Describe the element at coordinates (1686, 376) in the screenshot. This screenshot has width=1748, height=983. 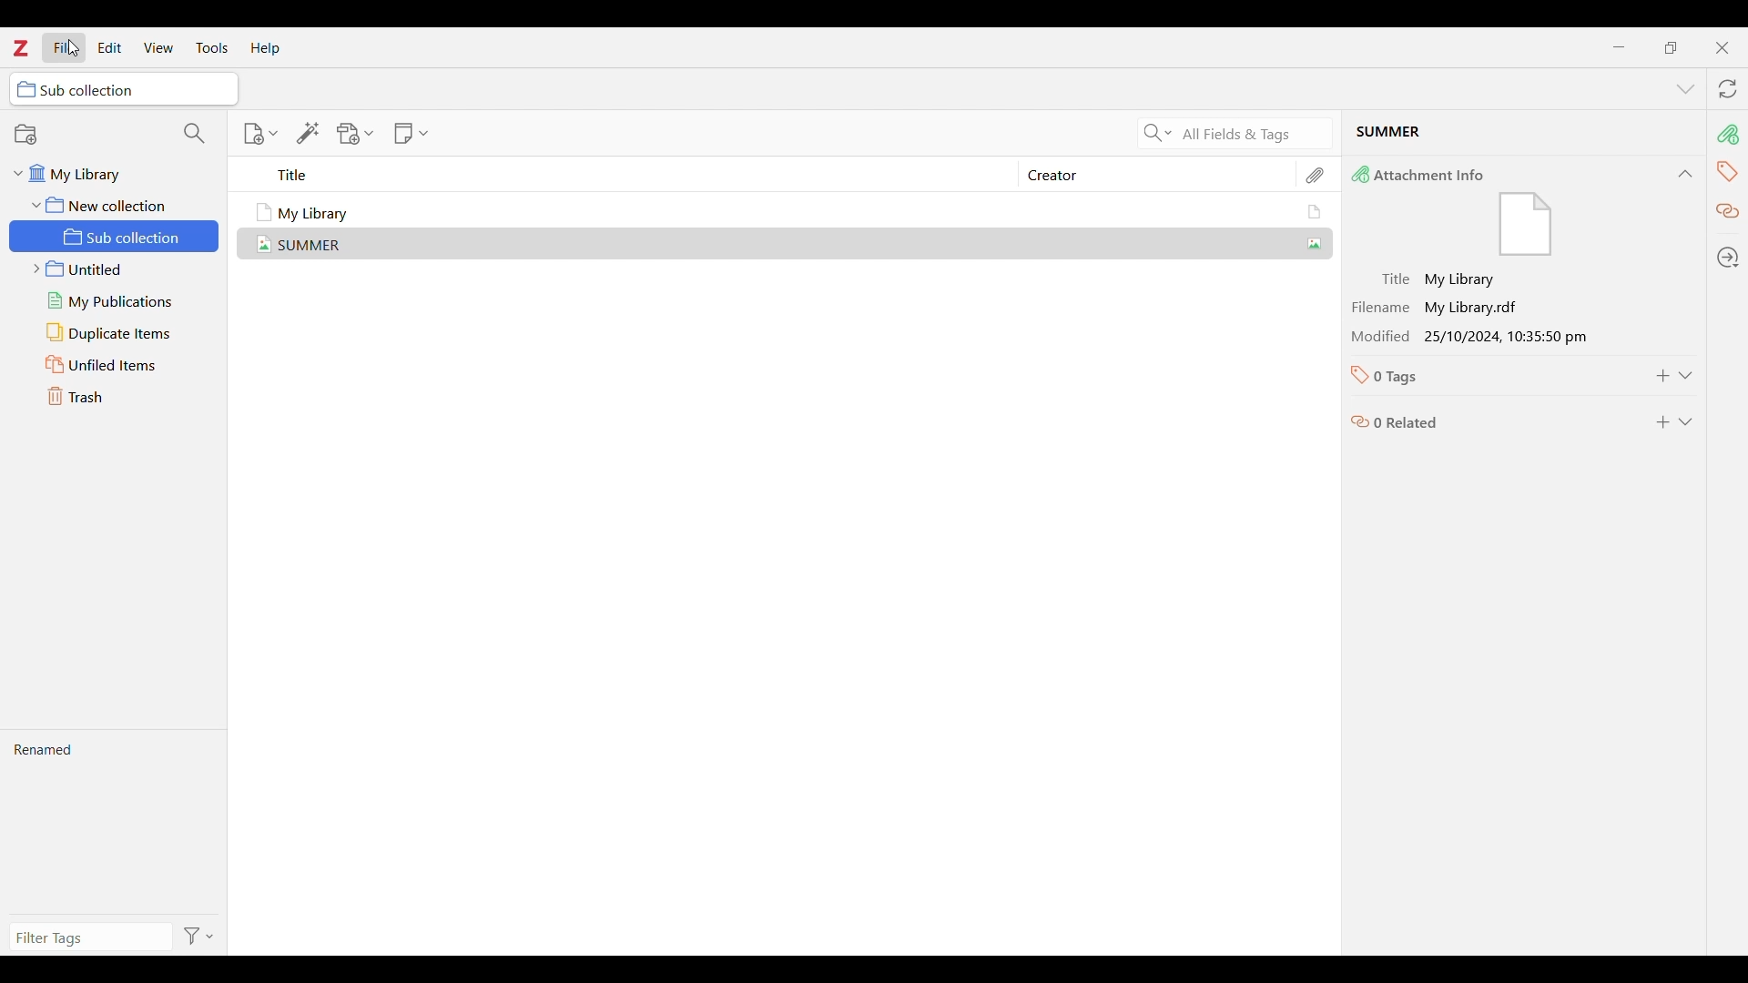
I see `Expand` at that location.